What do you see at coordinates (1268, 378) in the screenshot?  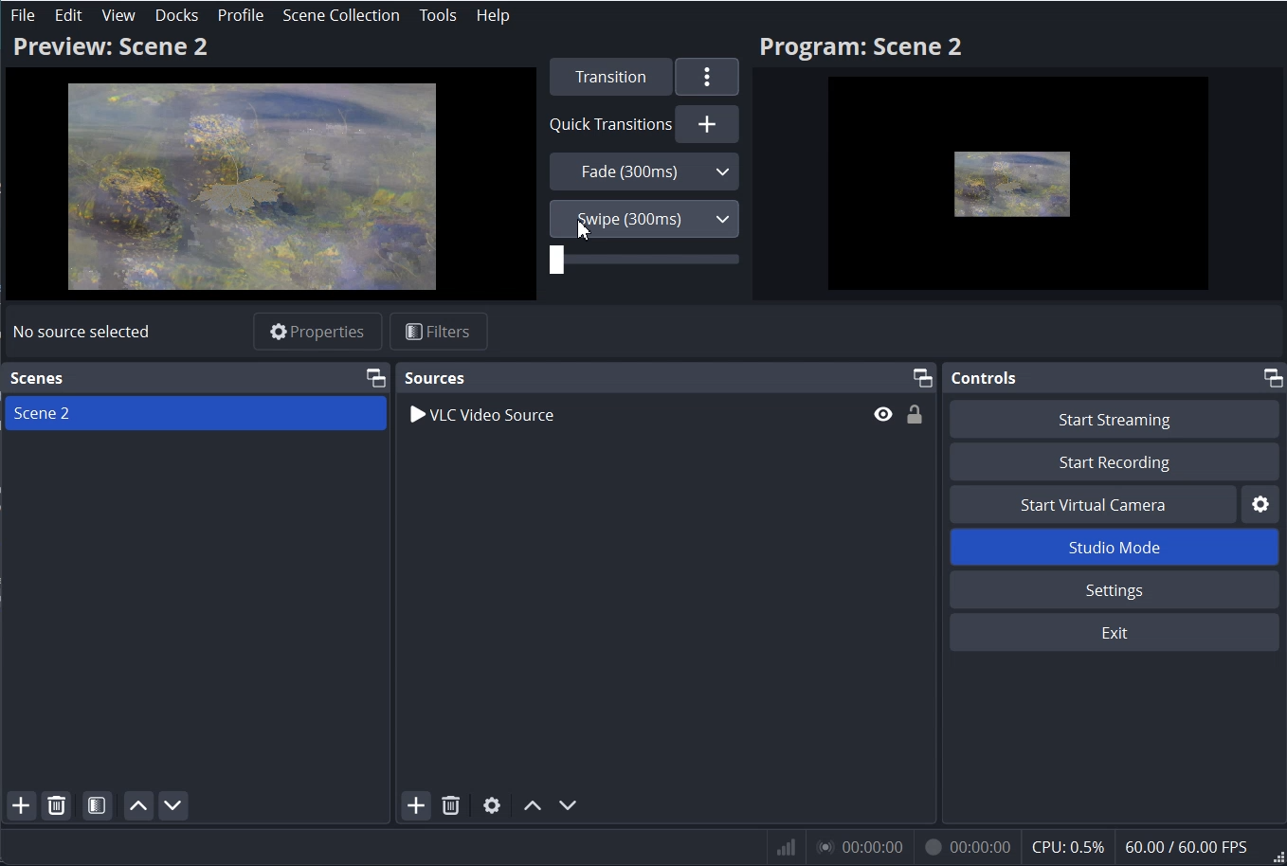 I see `maximise` at bounding box center [1268, 378].